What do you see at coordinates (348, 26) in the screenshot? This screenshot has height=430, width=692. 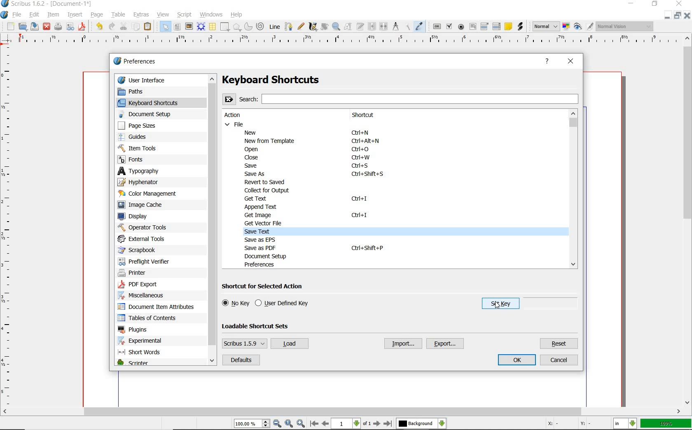 I see `edit contents of frame` at bounding box center [348, 26].